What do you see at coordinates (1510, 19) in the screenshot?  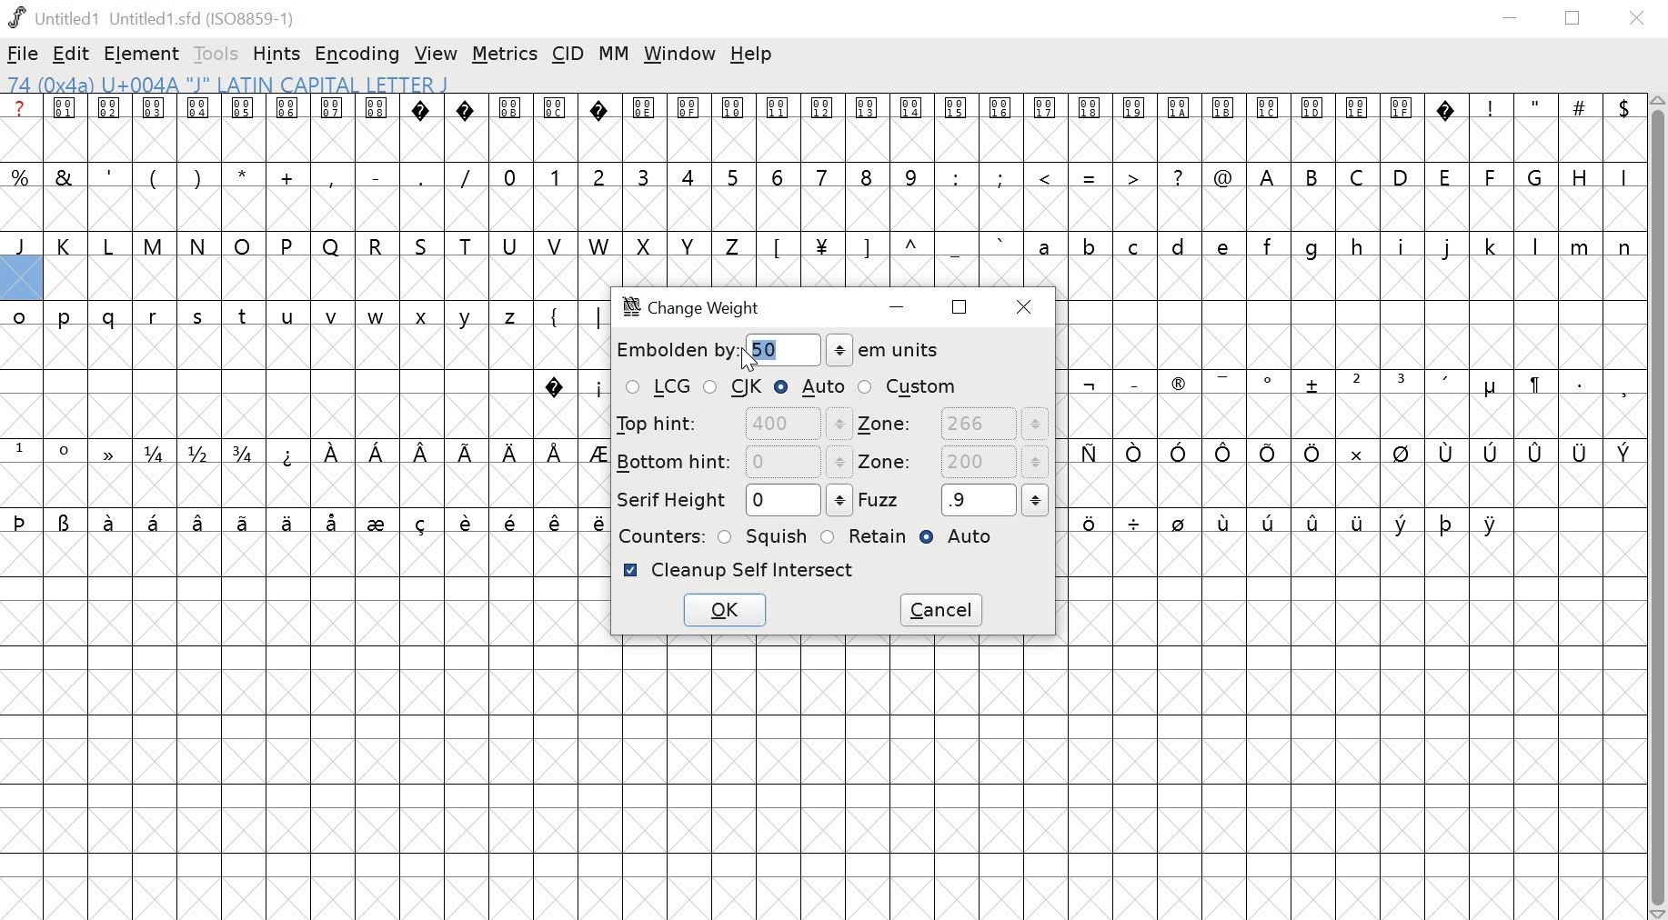 I see `minimize` at bounding box center [1510, 19].